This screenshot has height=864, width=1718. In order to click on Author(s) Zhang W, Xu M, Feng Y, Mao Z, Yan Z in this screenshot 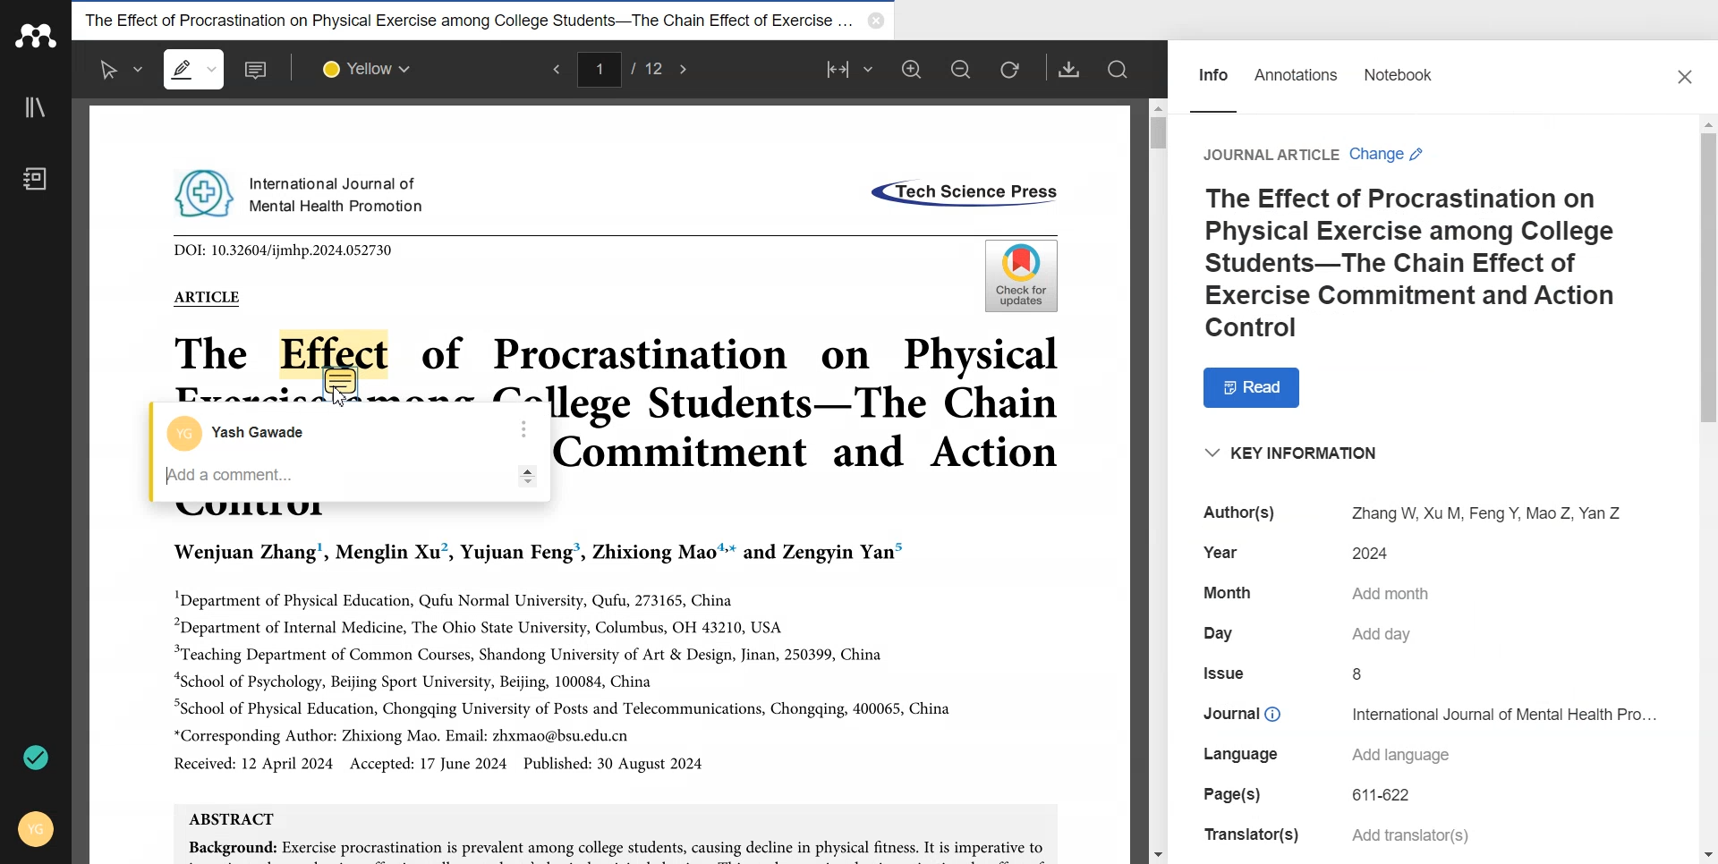, I will do `click(1403, 512)`.